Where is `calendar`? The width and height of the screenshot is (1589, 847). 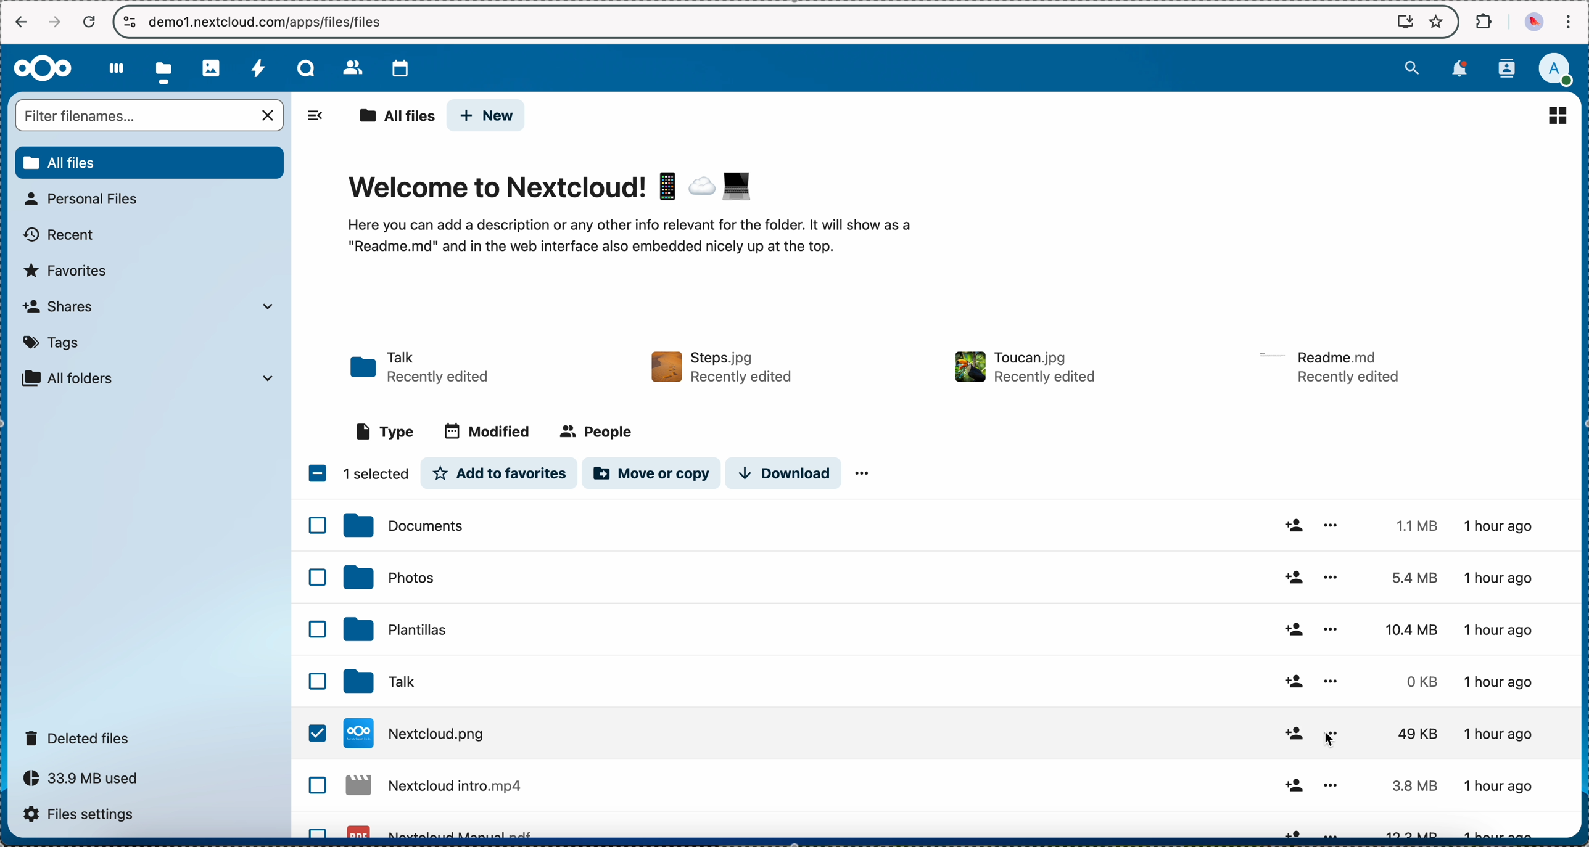 calendar is located at coordinates (395, 67).